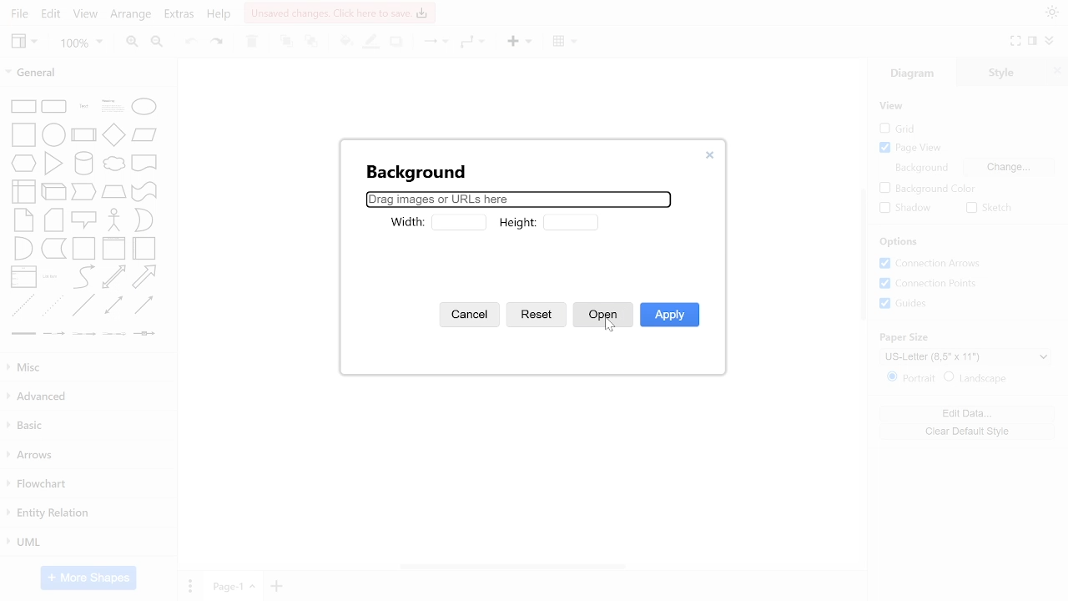  Describe the element at coordinates (219, 17) in the screenshot. I see `help` at that location.